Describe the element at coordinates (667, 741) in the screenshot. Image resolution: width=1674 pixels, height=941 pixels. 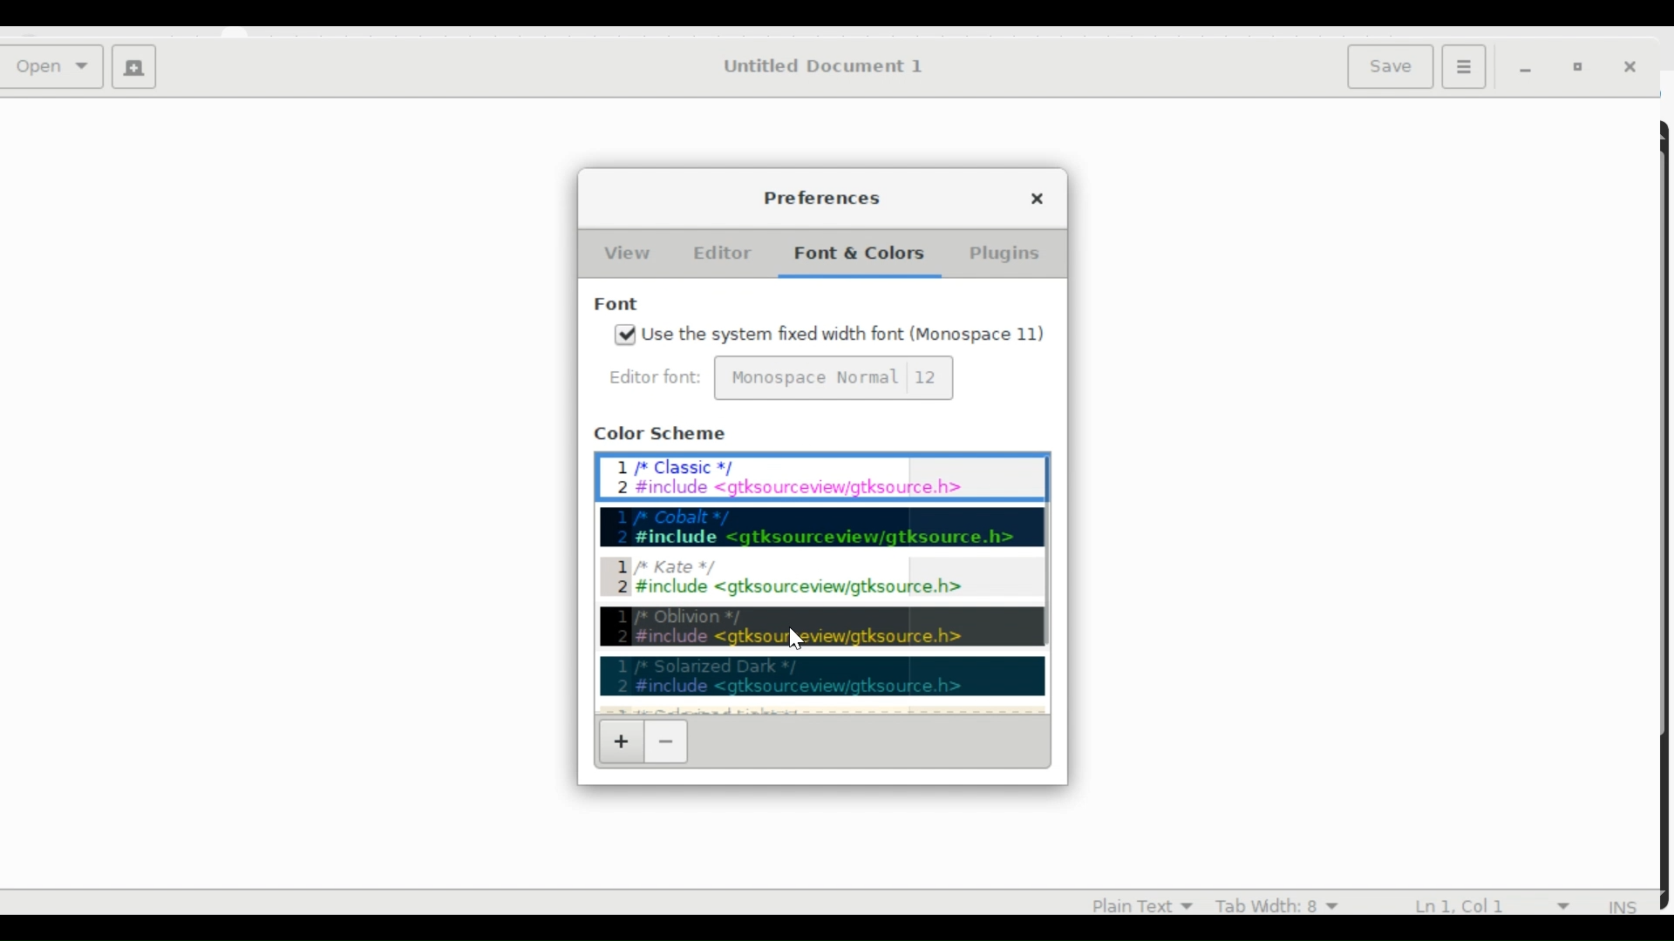
I see `Remove color scheme options` at that location.